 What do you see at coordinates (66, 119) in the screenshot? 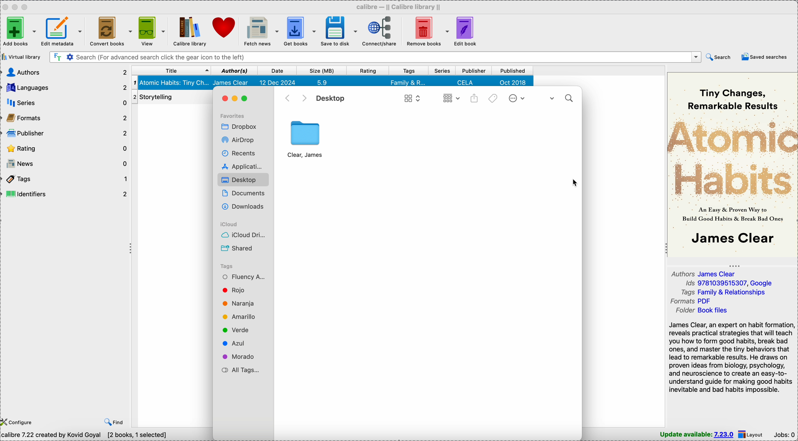
I see `formats` at bounding box center [66, 119].